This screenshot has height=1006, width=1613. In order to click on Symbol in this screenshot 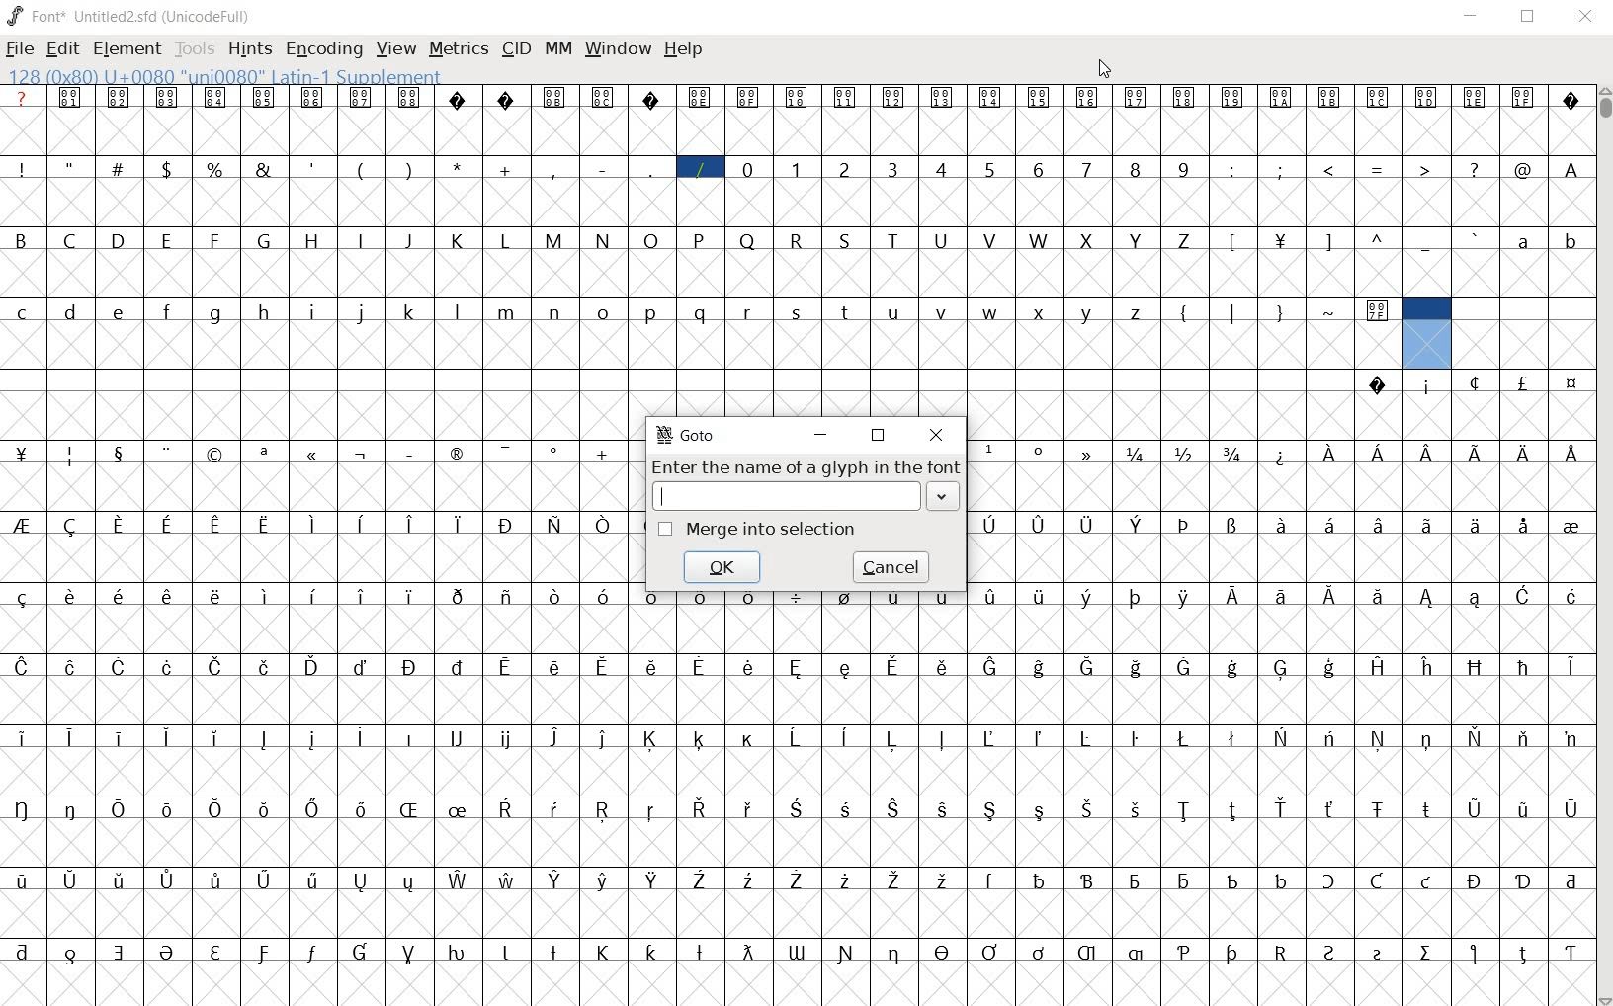, I will do `click(169, 879)`.